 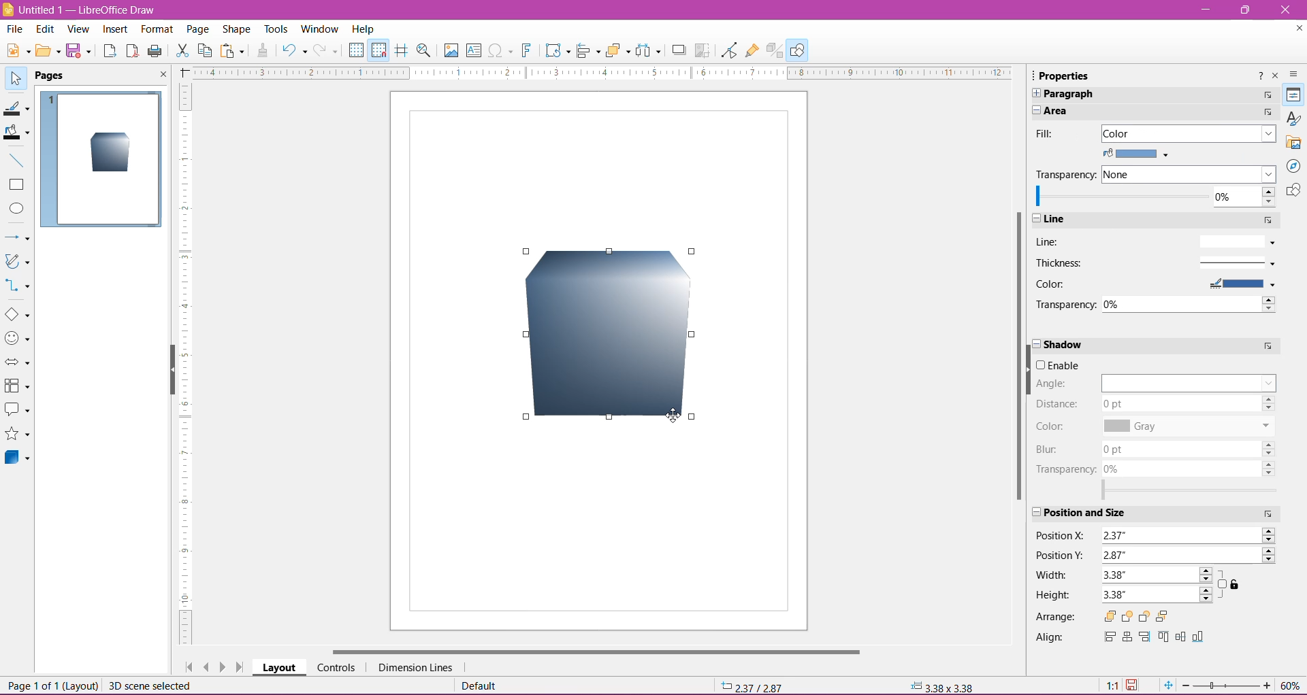 I want to click on Zoom and Pan, so click(x=425, y=52).